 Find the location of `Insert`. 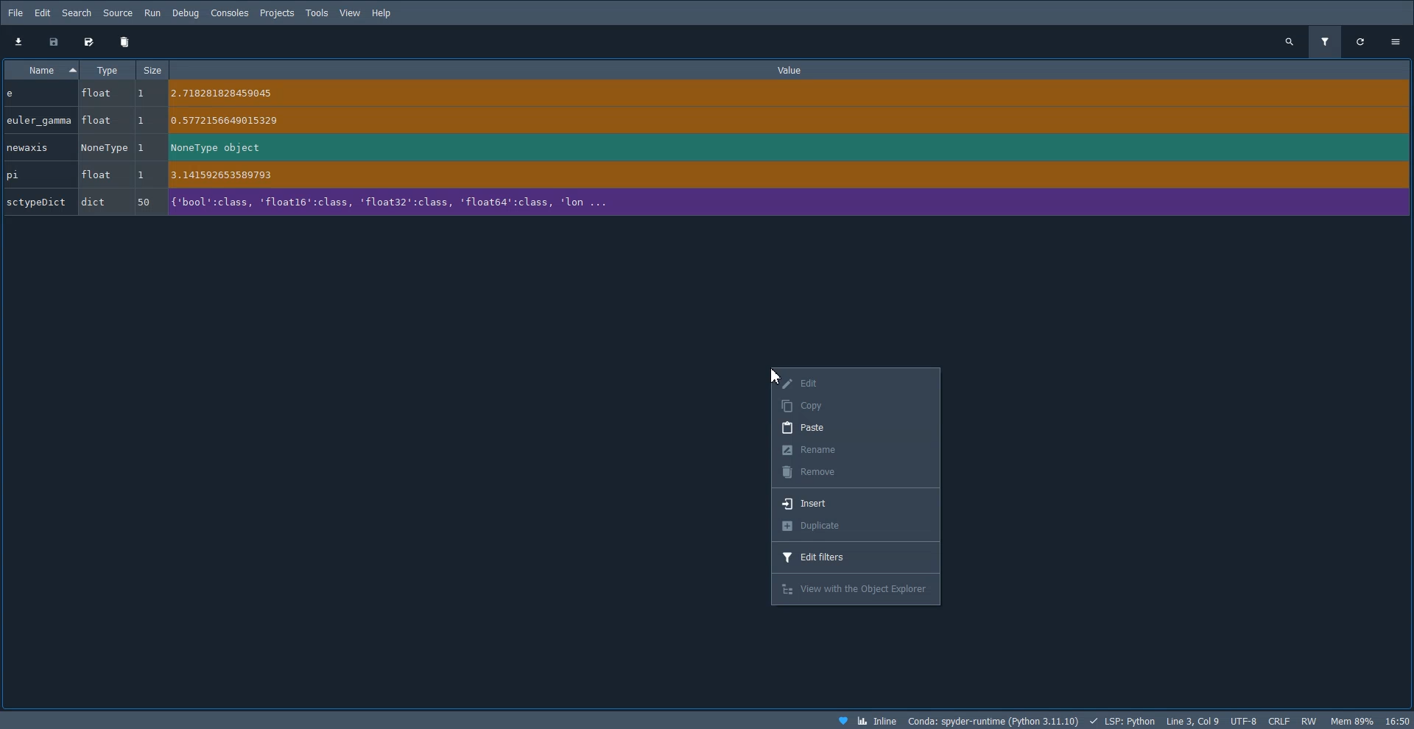

Insert is located at coordinates (855, 503).